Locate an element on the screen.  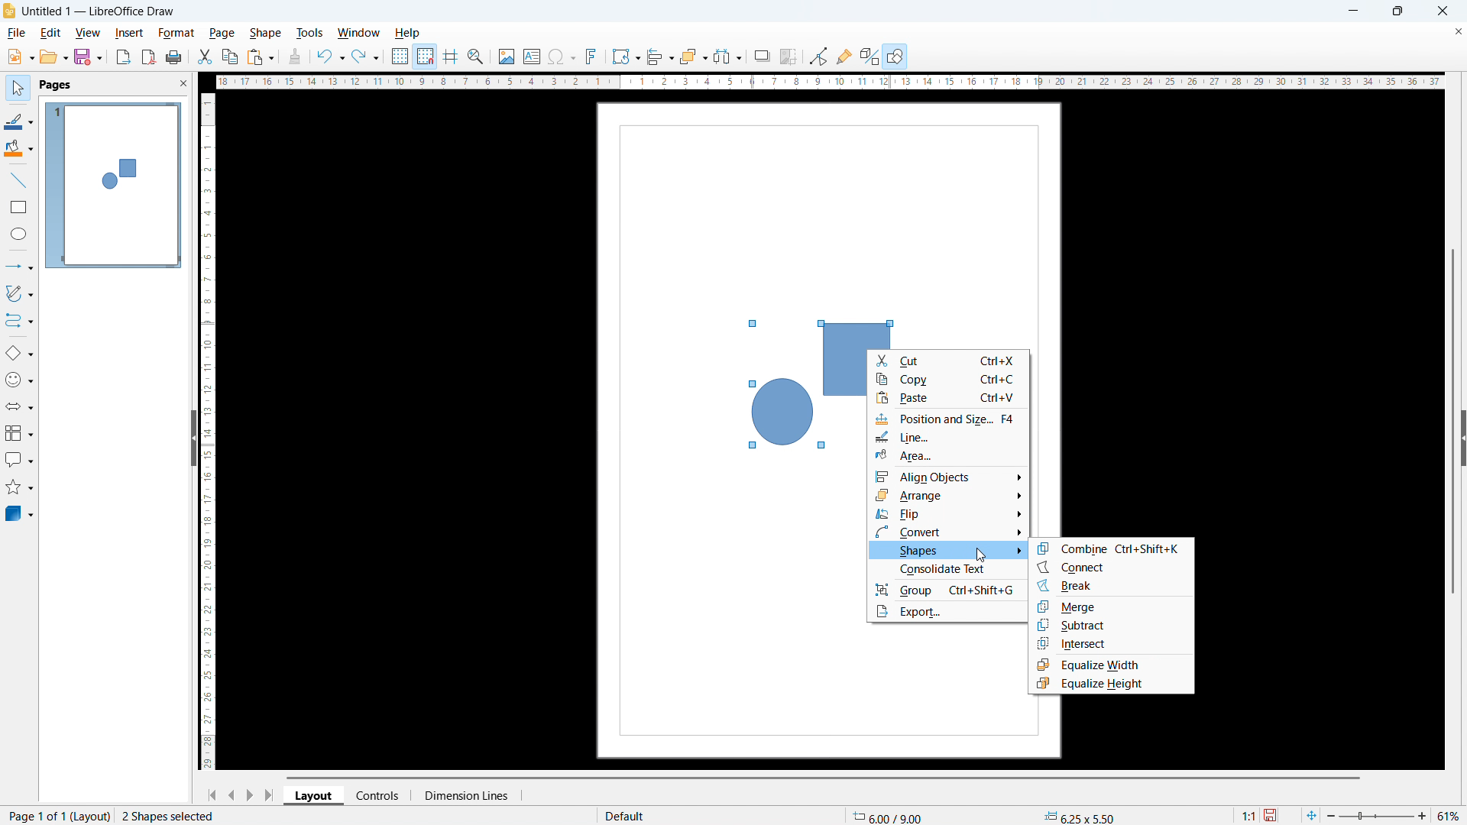
line is located at coordinates (19, 180).